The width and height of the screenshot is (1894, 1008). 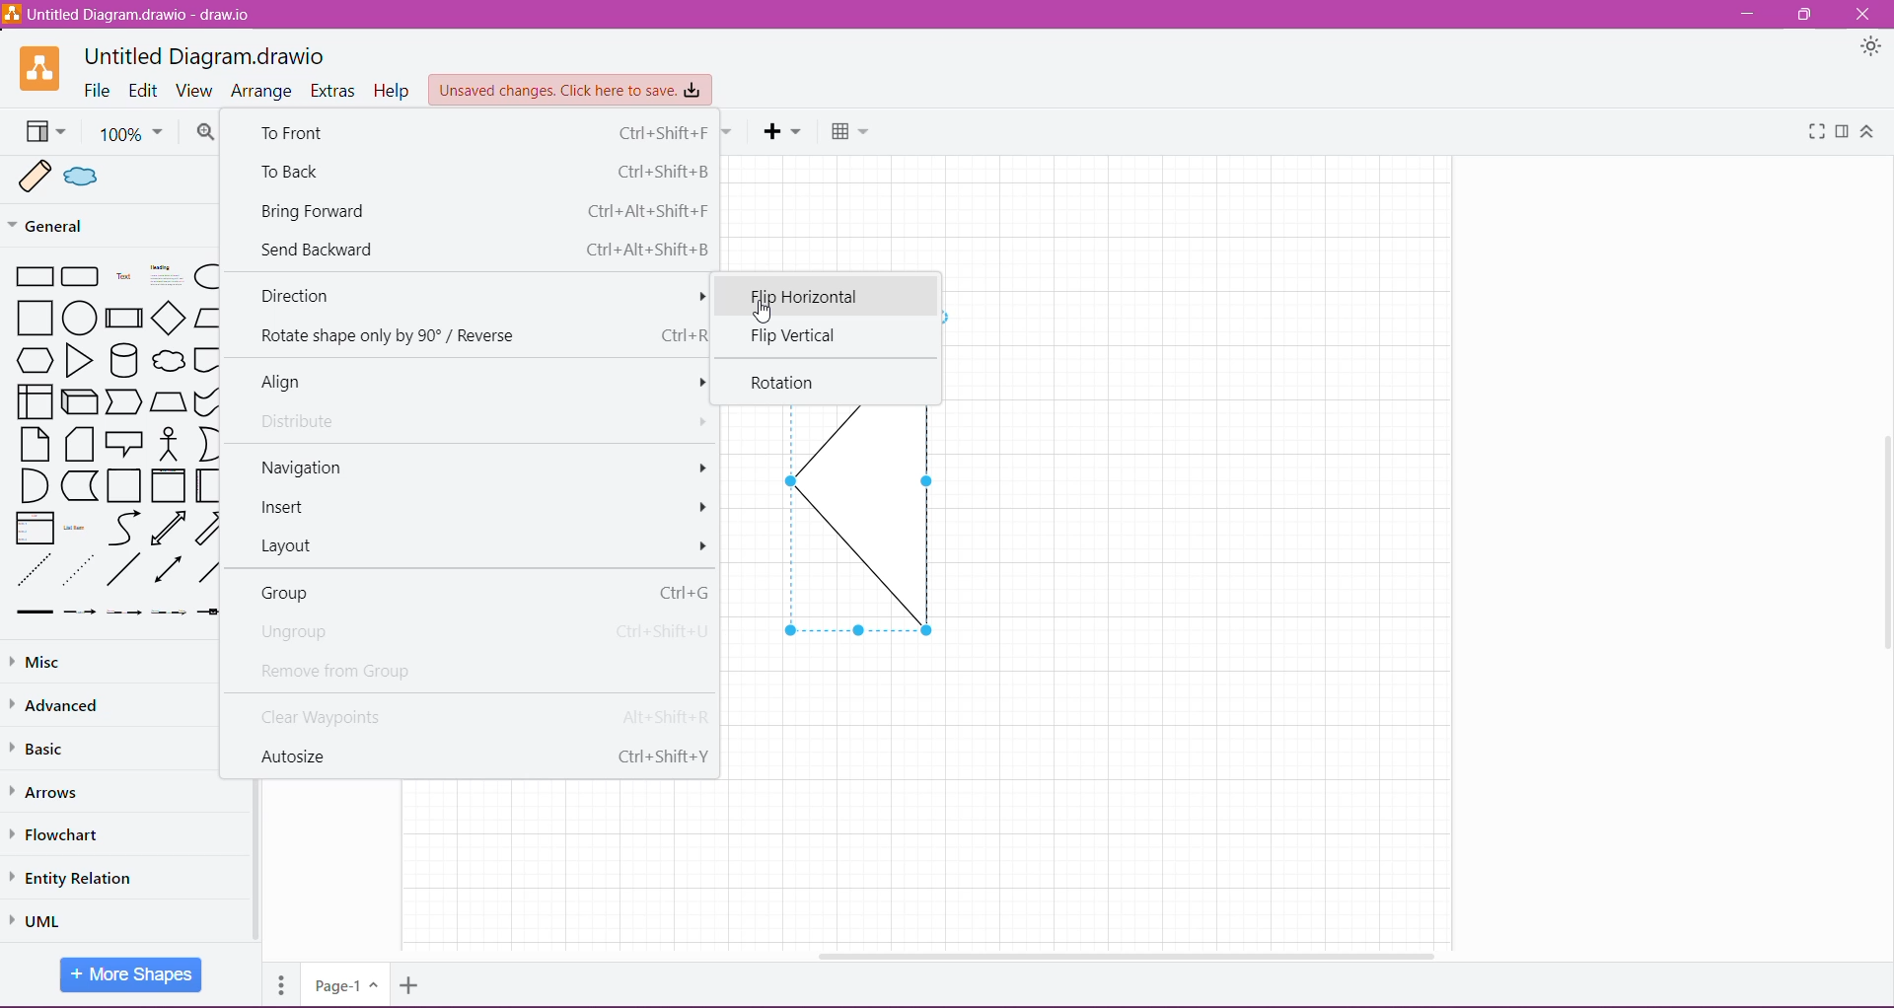 What do you see at coordinates (132, 178) in the screenshot?
I see `Sample shapes in Scratchpad` at bounding box center [132, 178].